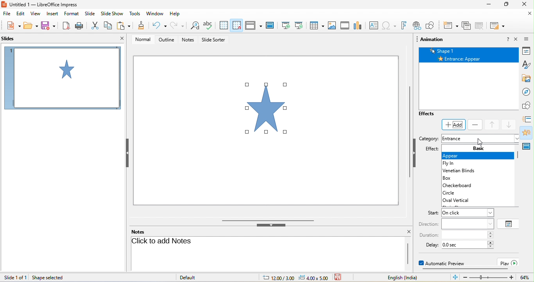 The height and width of the screenshot is (282, 534). Describe the element at coordinates (13, 25) in the screenshot. I see `new` at that location.